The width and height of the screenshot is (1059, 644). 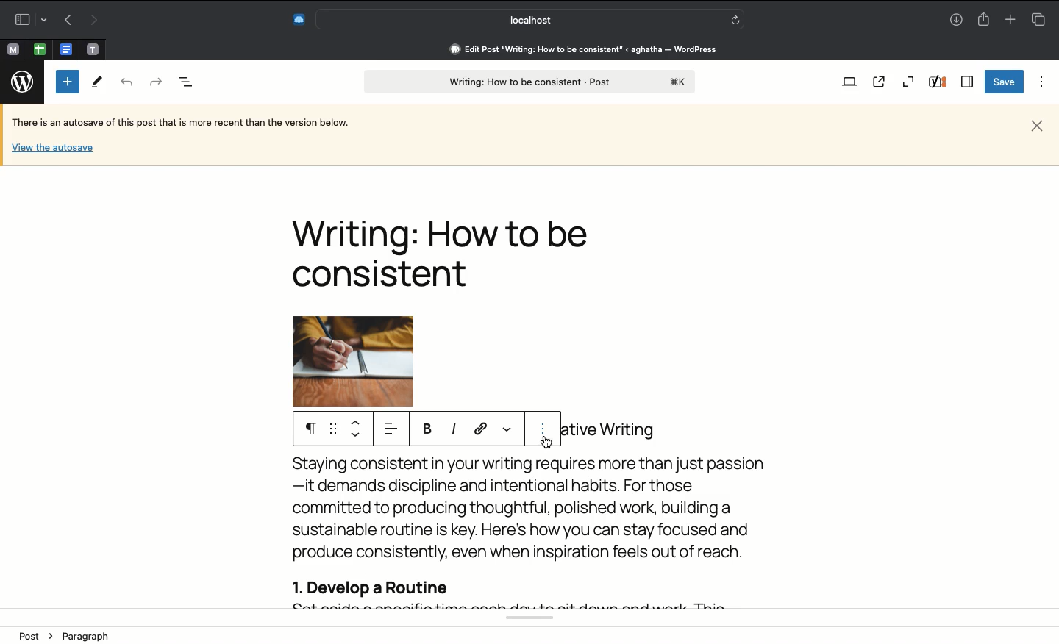 I want to click on Add new block, so click(x=68, y=82).